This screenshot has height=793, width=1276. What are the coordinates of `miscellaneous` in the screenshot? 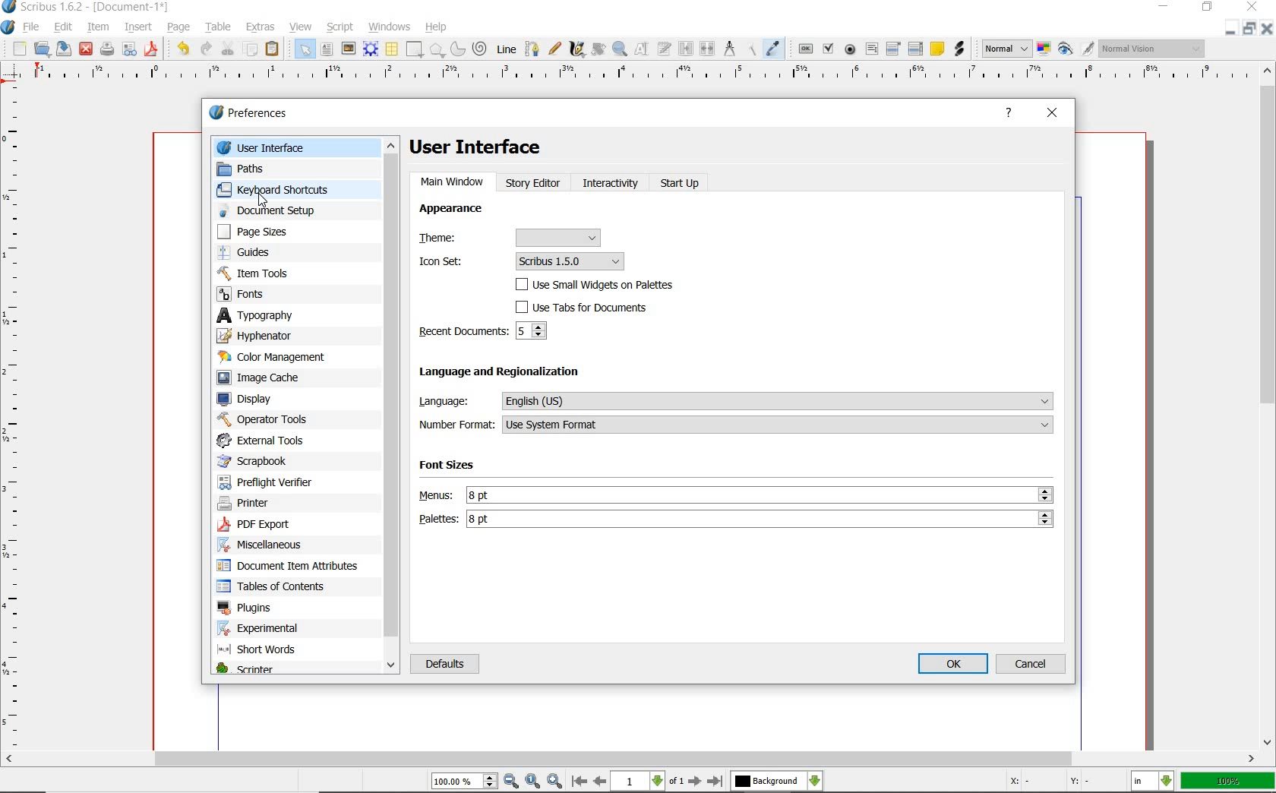 It's located at (267, 547).